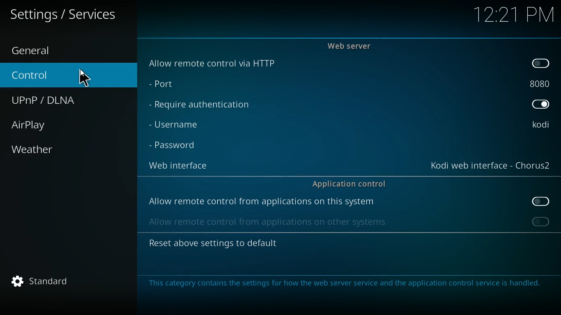 Image resolution: width=561 pixels, height=315 pixels. I want to click on on, so click(540, 103).